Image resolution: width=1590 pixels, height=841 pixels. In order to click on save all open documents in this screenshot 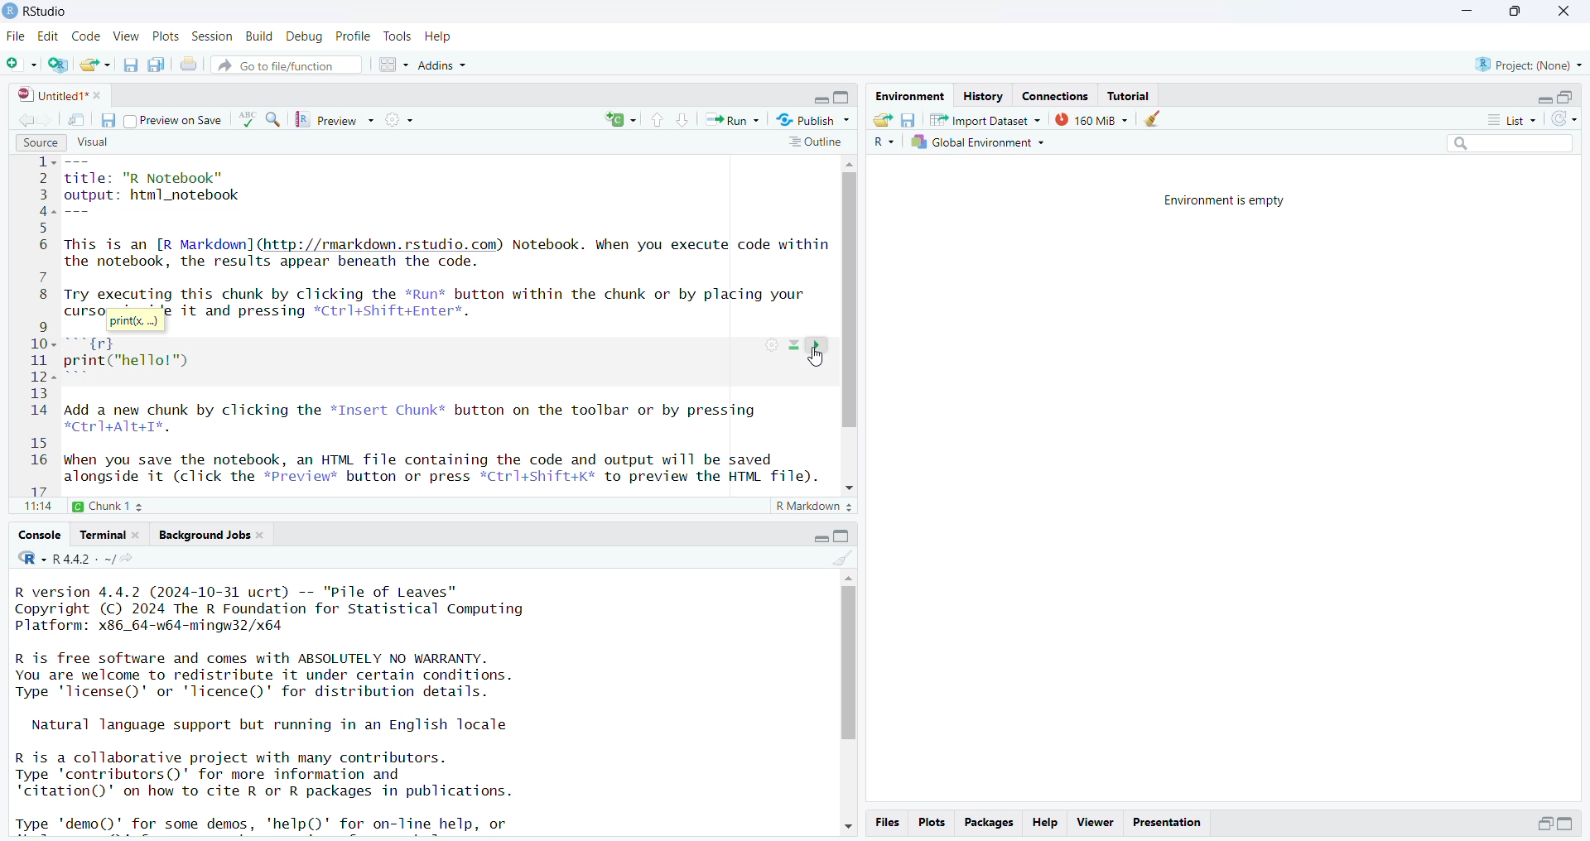, I will do `click(157, 65)`.